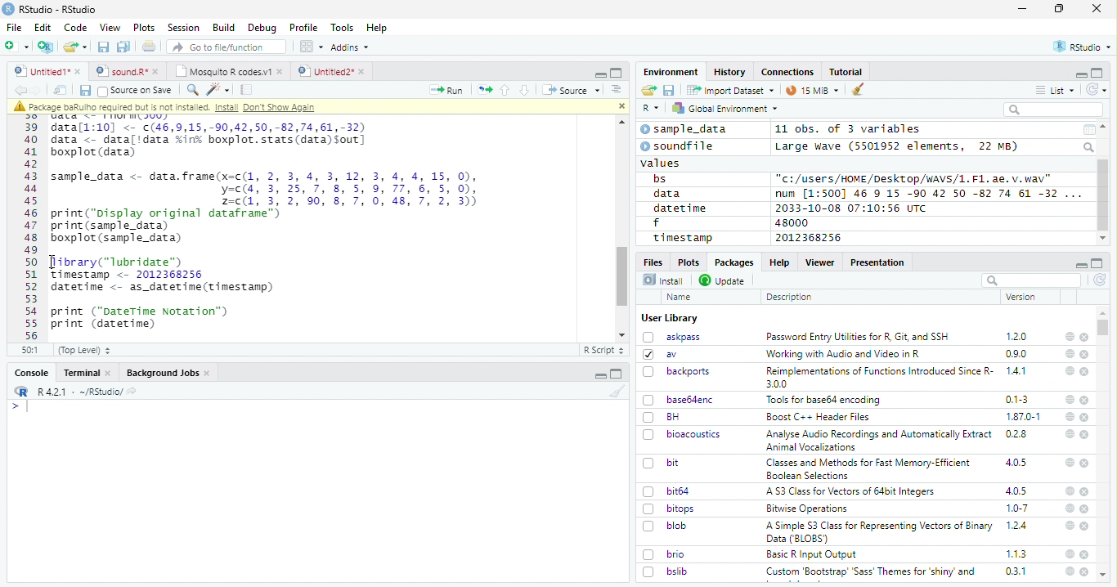  What do you see at coordinates (680, 298) in the screenshot?
I see `Name` at bounding box center [680, 298].